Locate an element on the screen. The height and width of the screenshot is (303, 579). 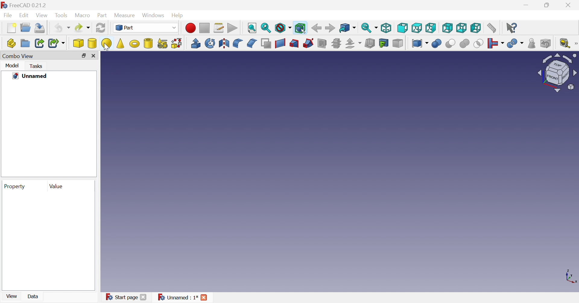
Top is located at coordinates (416, 28).